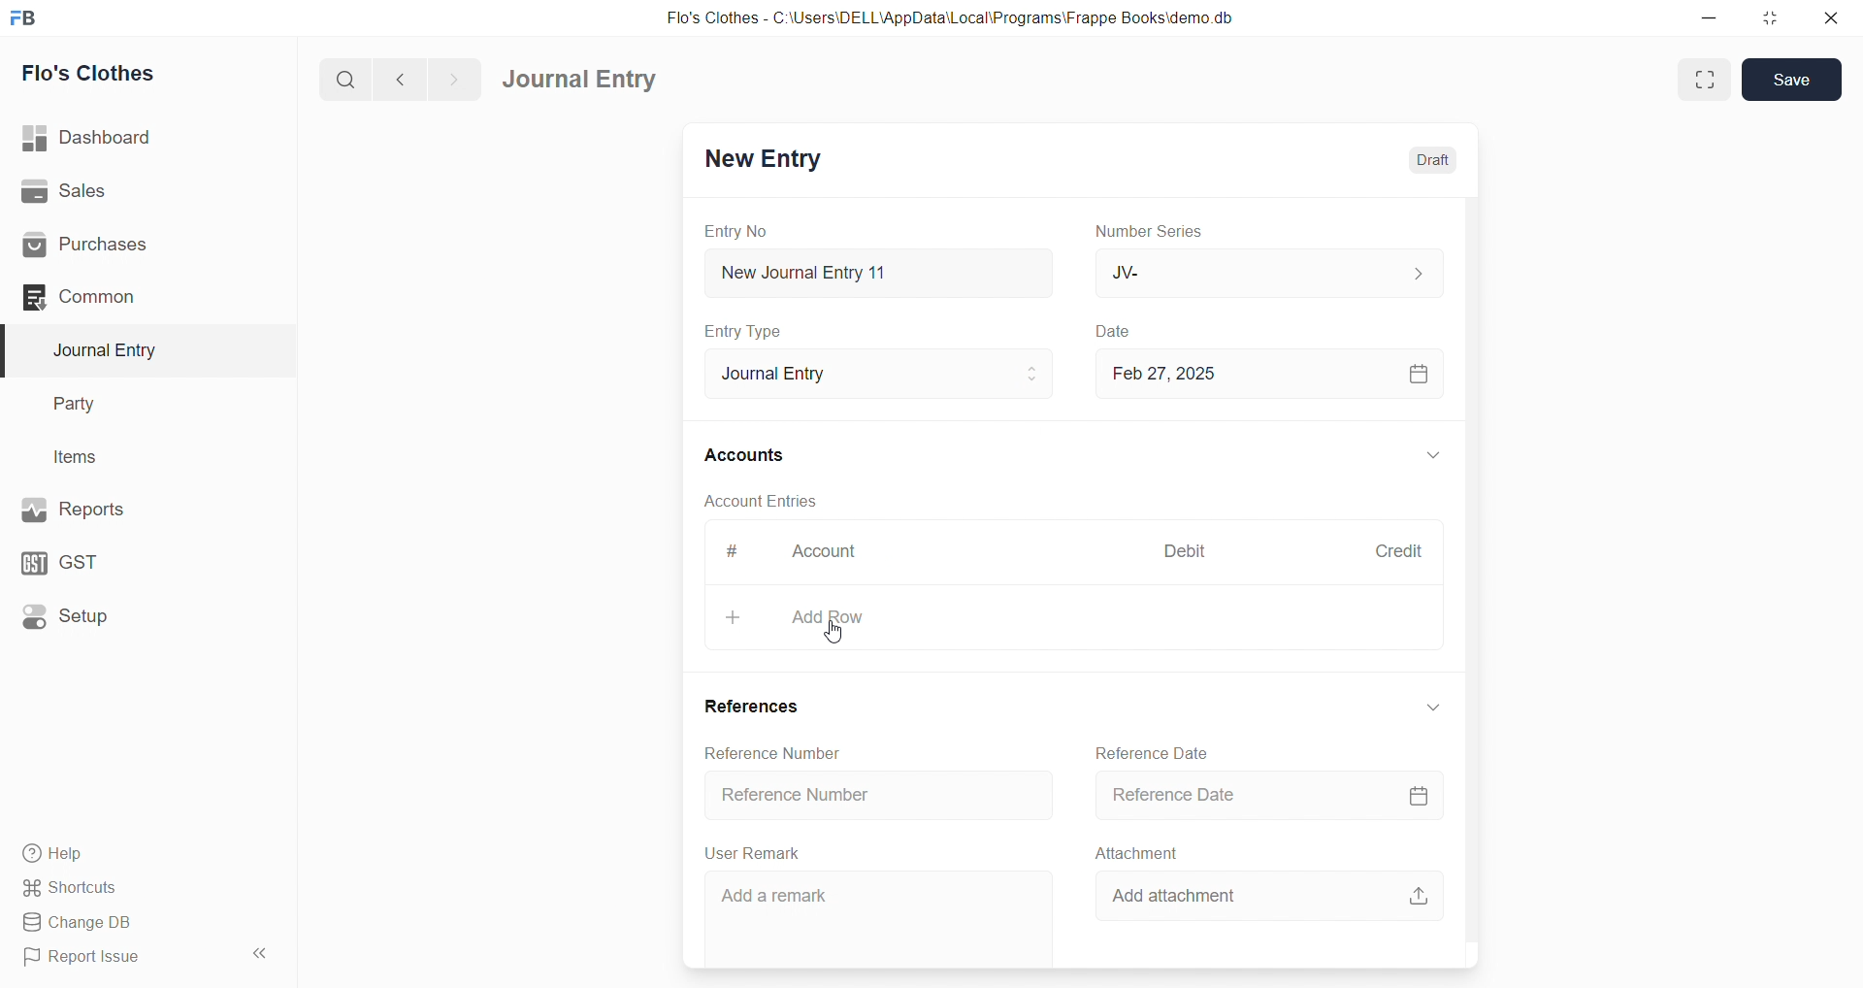  Describe the element at coordinates (879, 273) in the screenshot. I see `New Journal Entry 11` at that location.